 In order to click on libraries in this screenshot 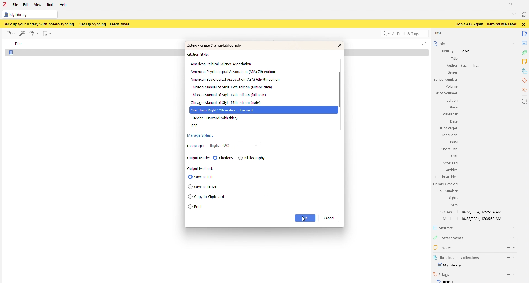, I will do `click(525, 71)`.